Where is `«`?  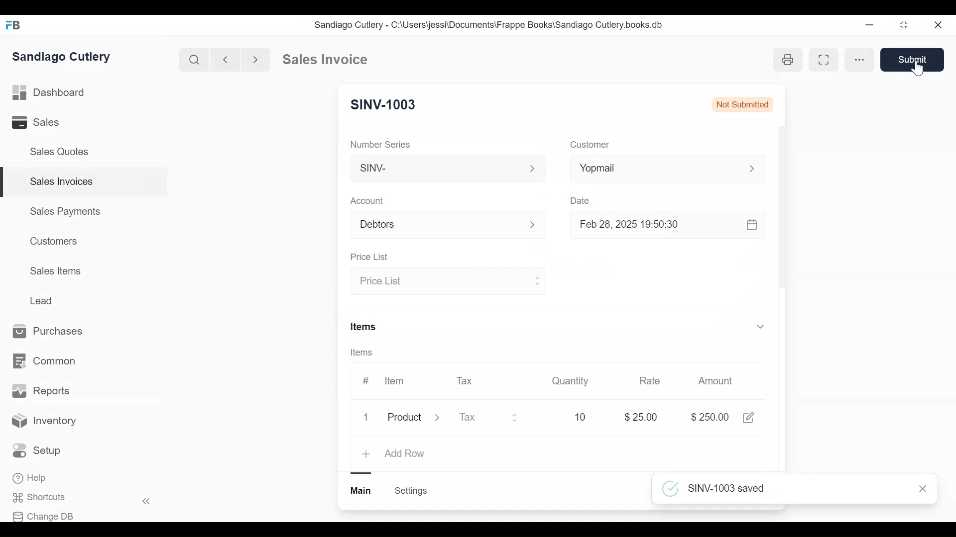 « is located at coordinates (146, 503).